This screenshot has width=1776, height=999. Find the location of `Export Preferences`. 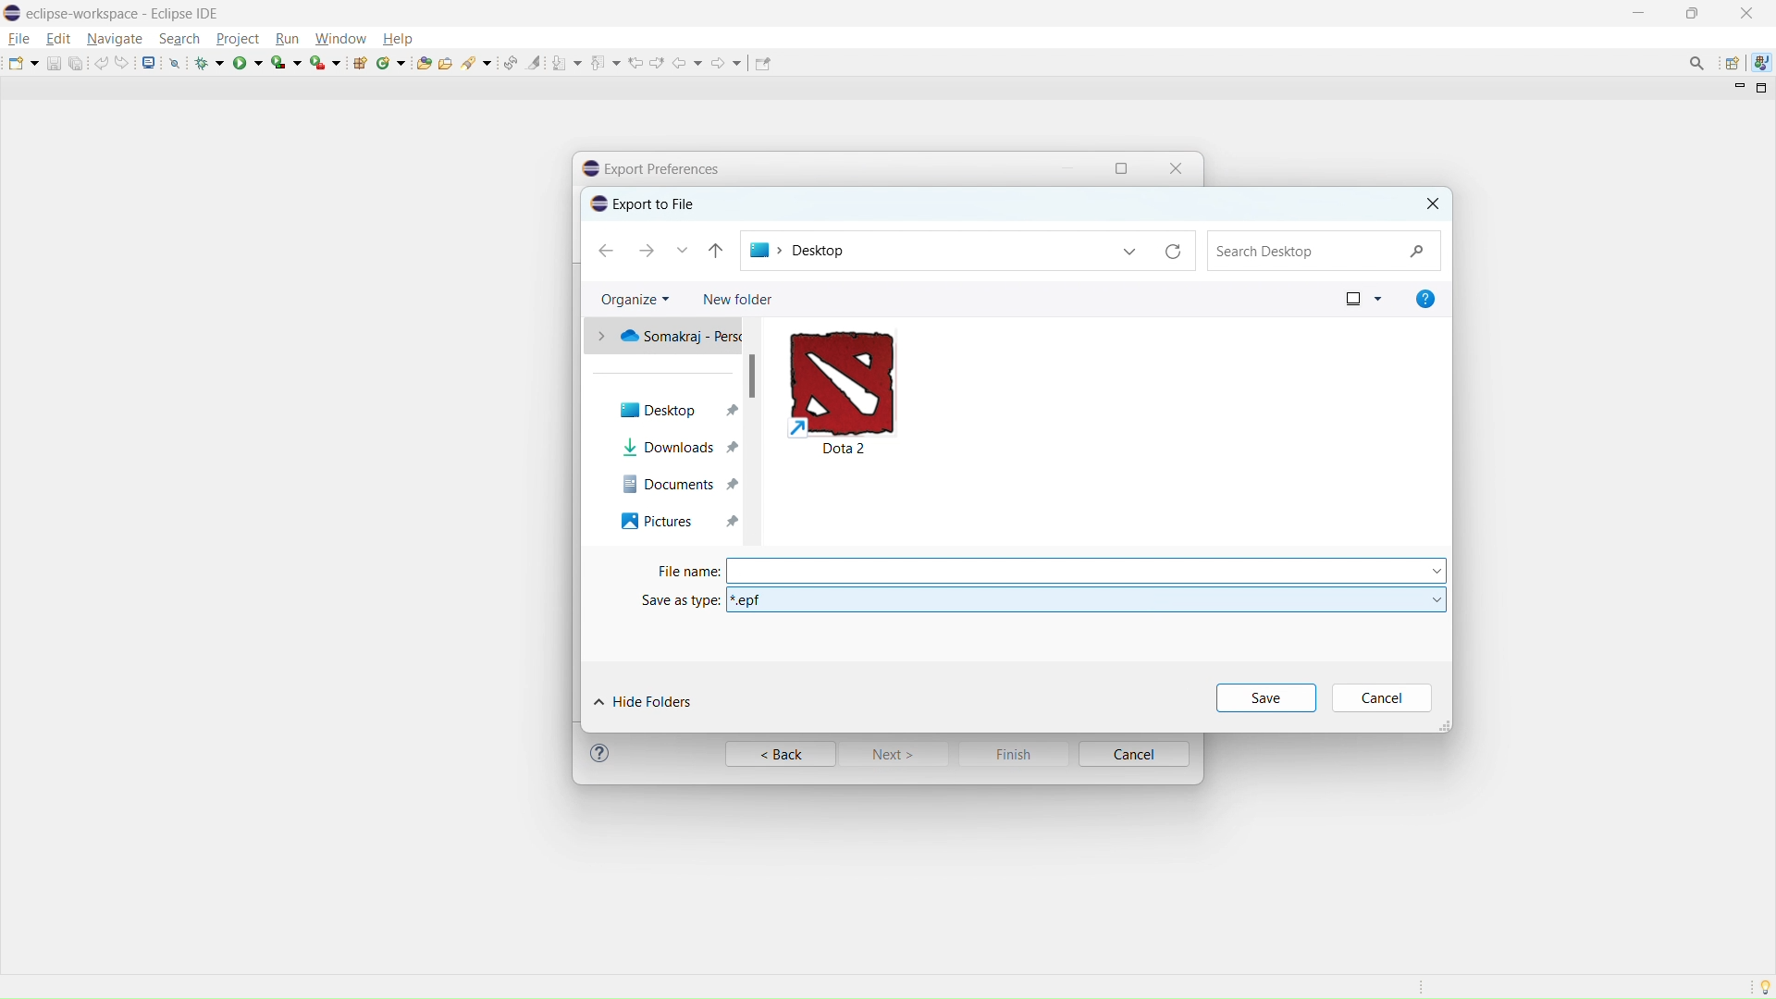

Export Preferences is located at coordinates (654, 203).